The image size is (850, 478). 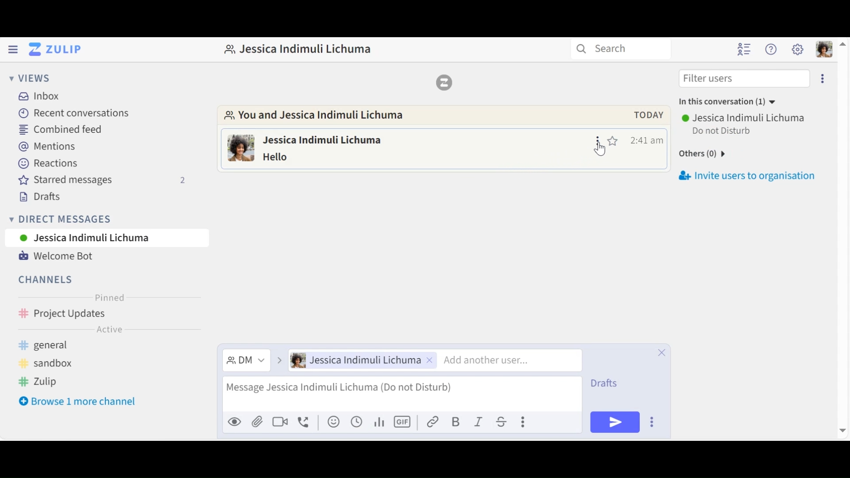 What do you see at coordinates (333, 422) in the screenshot?
I see `Add an emoji` at bounding box center [333, 422].